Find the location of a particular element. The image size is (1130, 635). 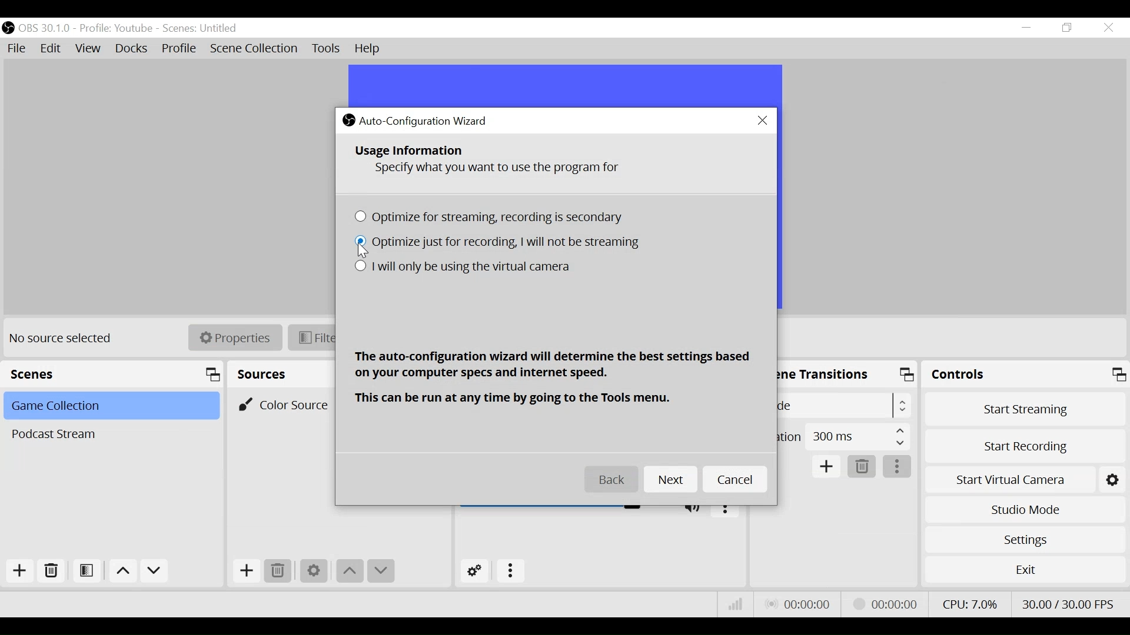

Controls is located at coordinates (1023, 375).